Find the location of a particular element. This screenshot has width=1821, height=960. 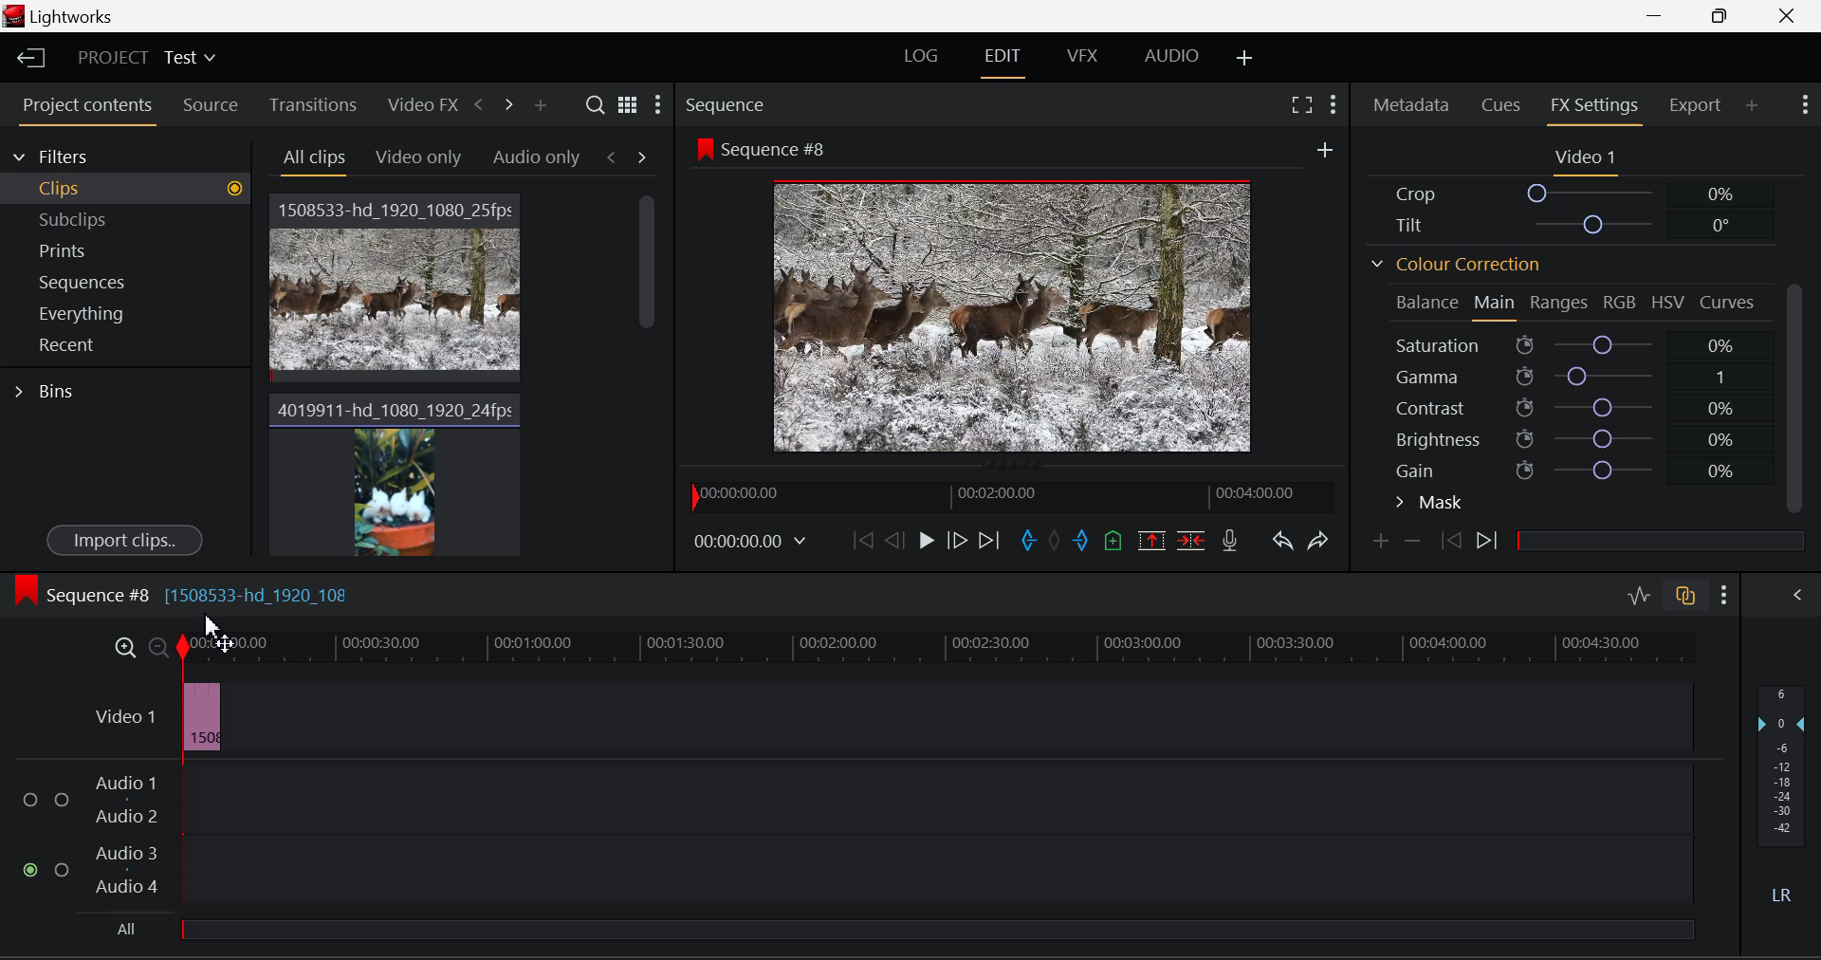

Audio 4 is located at coordinates (130, 888).